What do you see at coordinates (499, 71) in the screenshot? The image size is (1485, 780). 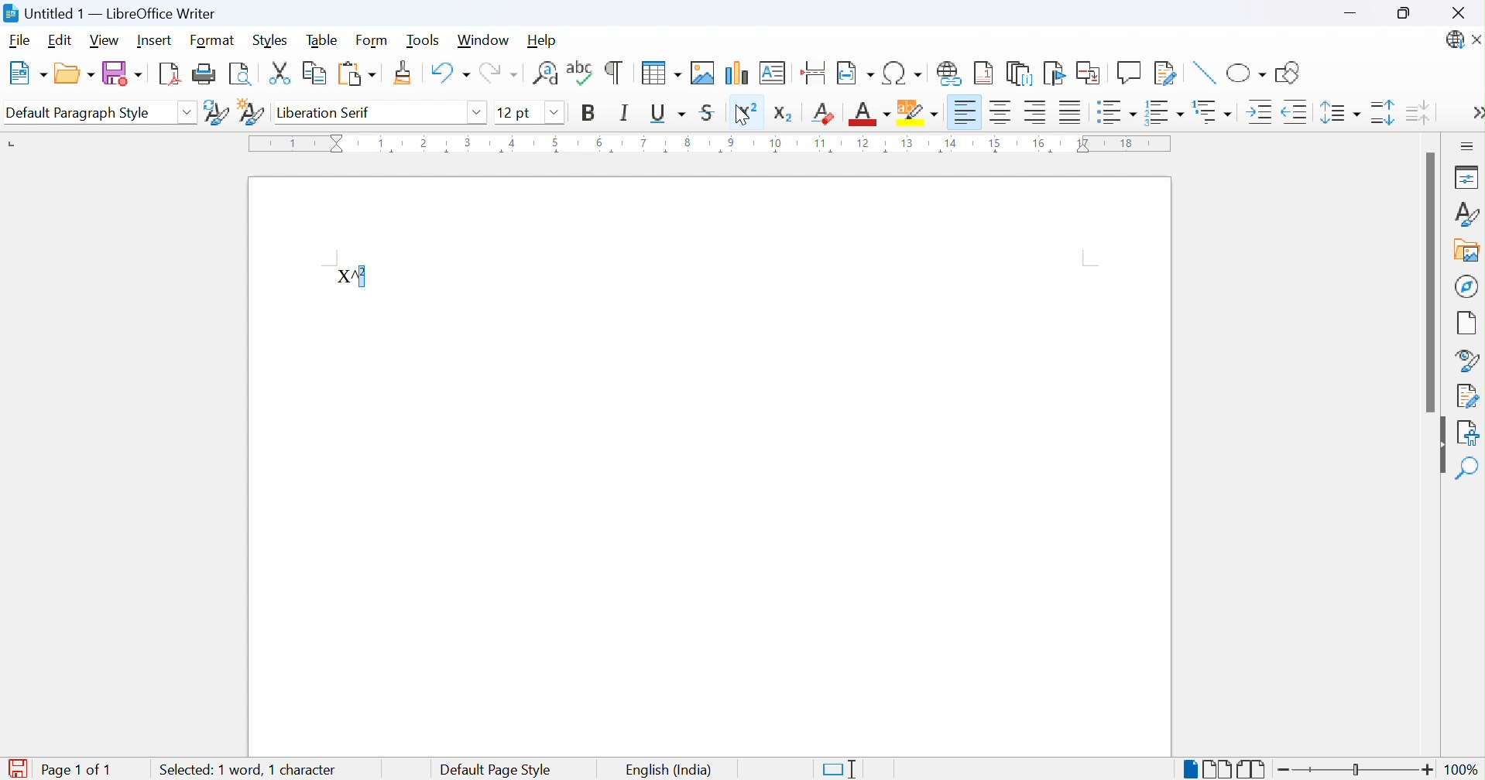 I see `Redo` at bounding box center [499, 71].